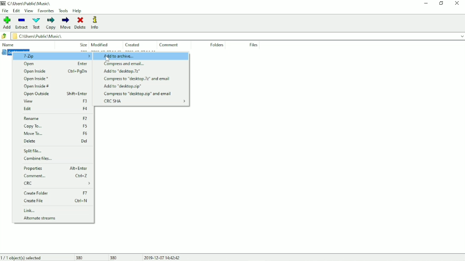 Image resolution: width=465 pixels, height=261 pixels. I want to click on 380, so click(78, 258).